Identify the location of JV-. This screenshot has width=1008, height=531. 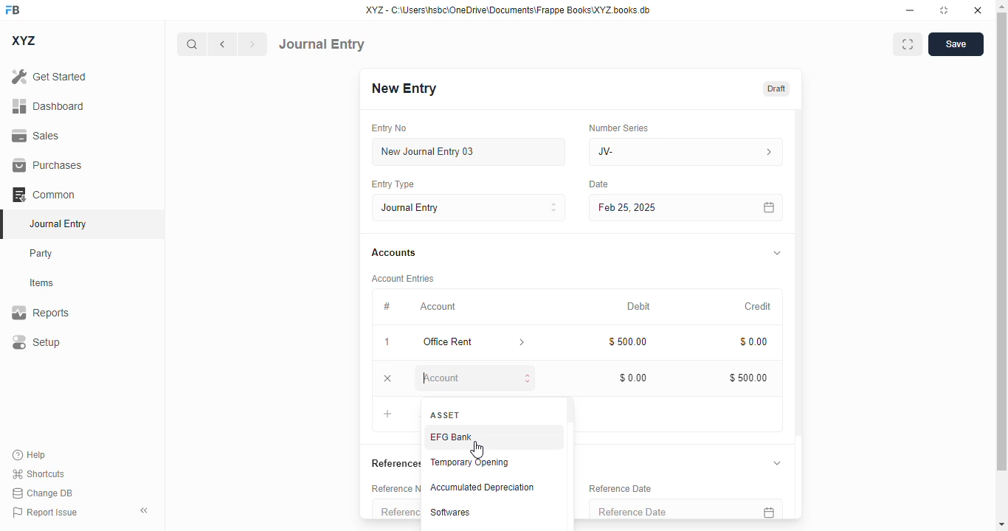
(651, 152).